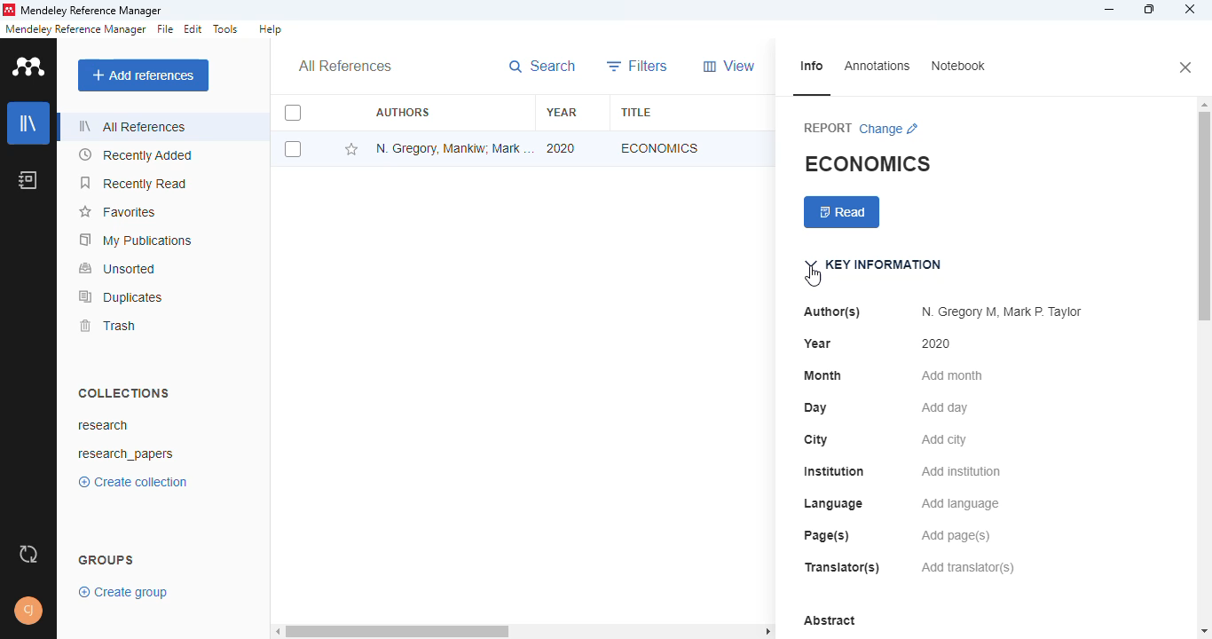  What do you see at coordinates (815, 407) in the screenshot?
I see `day` at bounding box center [815, 407].